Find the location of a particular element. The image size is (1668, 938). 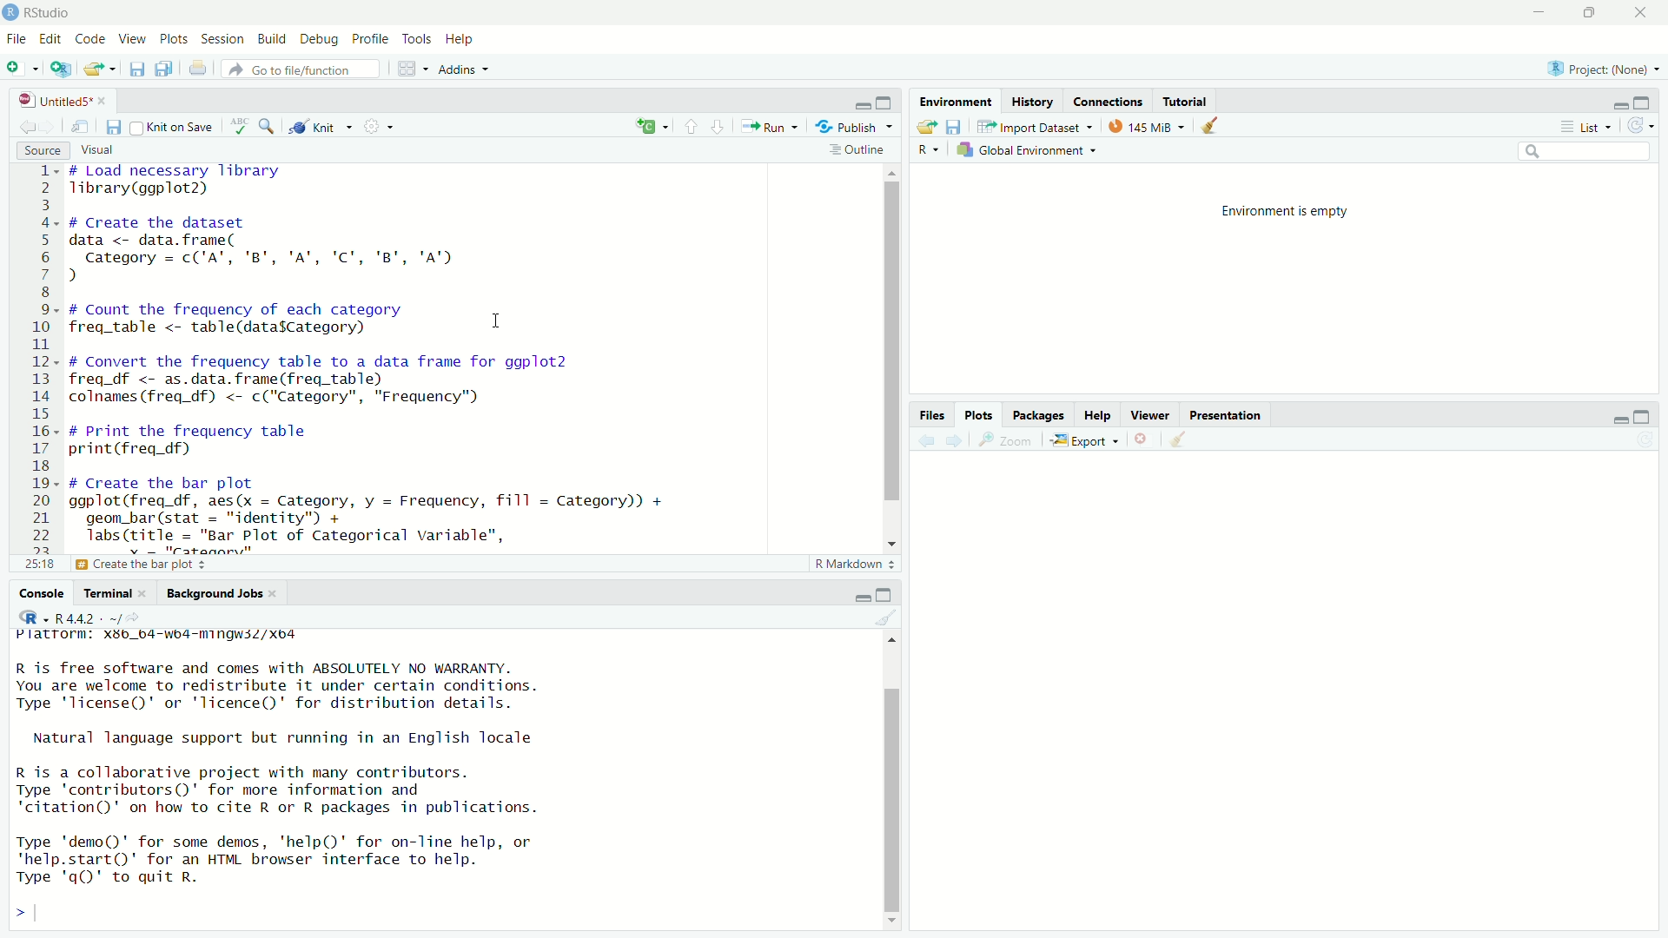

clear current plot is located at coordinates (1142, 439).